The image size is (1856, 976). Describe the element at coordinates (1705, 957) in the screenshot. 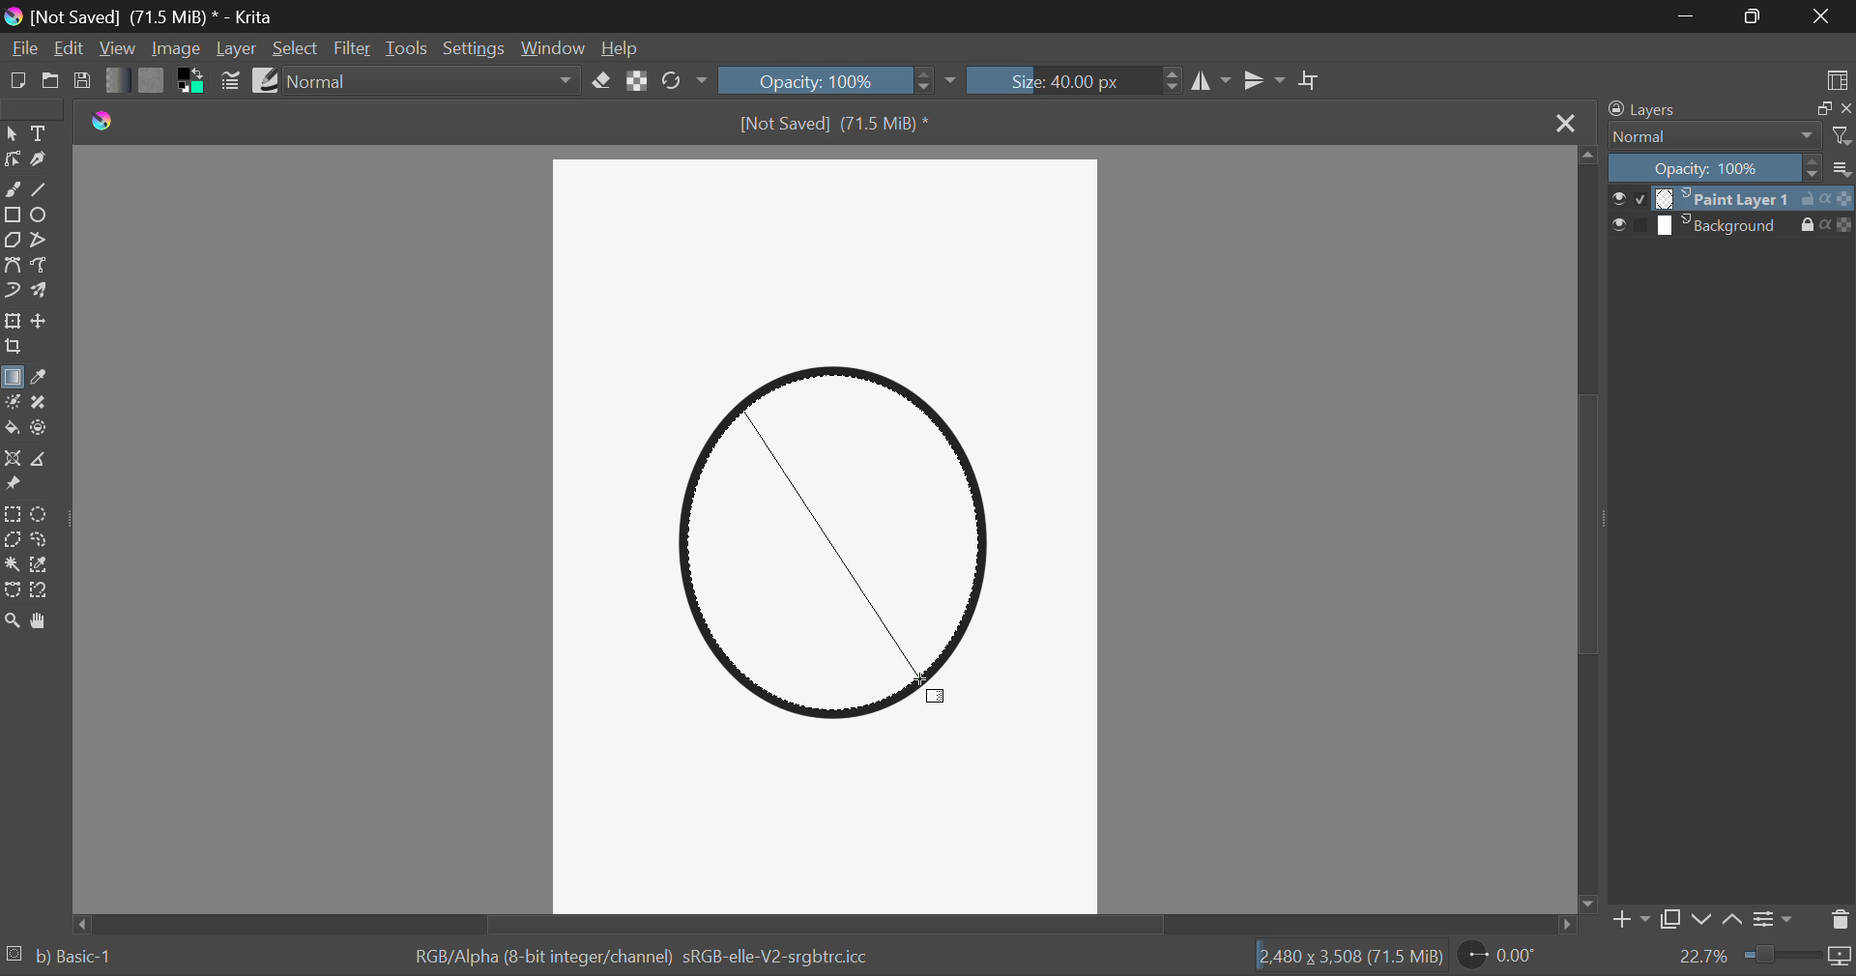

I see `zoom value` at that location.